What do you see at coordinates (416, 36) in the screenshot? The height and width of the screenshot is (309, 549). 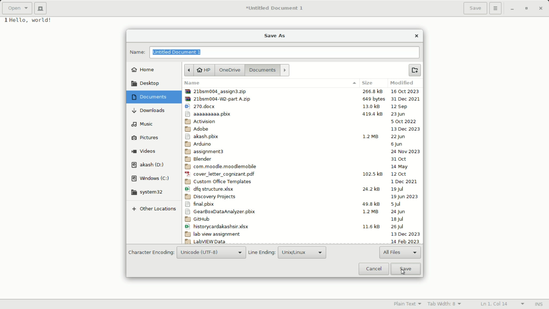 I see `close` at bounding box center [416, 36].